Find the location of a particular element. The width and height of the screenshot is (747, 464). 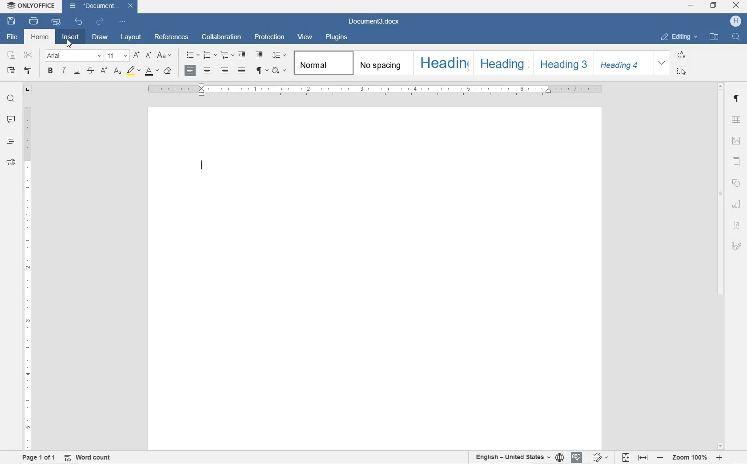

HIGHLIGHT COLOR is located at coordinates (134, 71).